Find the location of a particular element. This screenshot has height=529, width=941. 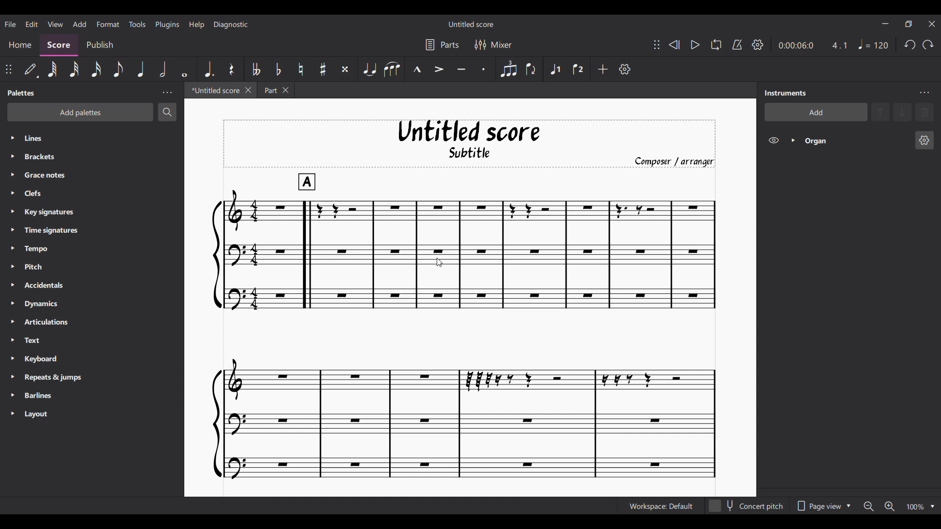

Add menu is located at coordinates (79, 24).